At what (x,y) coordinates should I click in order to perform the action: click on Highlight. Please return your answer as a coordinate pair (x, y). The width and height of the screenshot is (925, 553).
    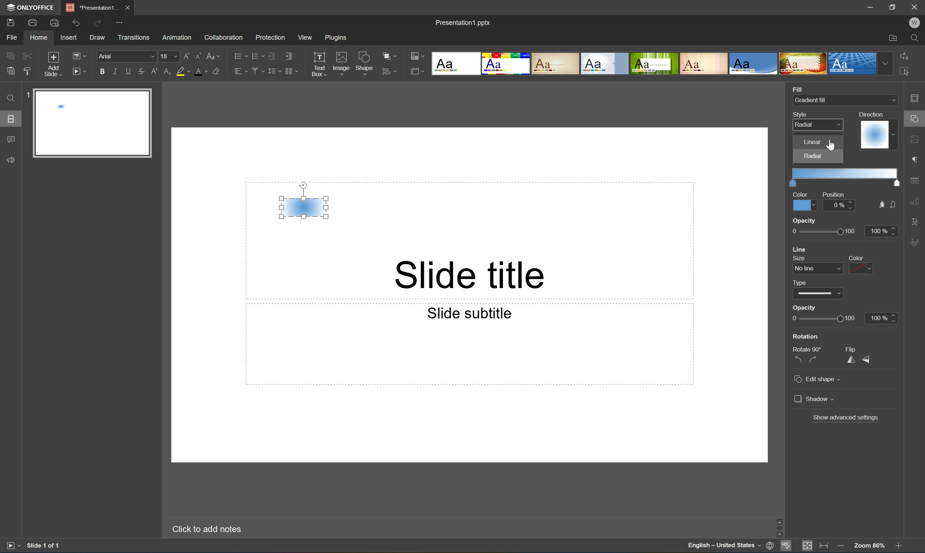
    Looking at the image, I should click on (184, 72).